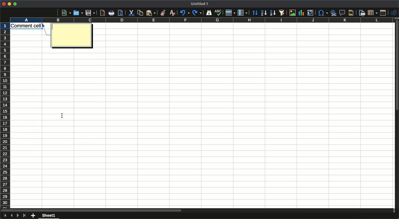 The height and width of the screenshot is (219, 399). Describe the element at coordinates (140, 12) in the screenshot. I see `Copy` at that location.